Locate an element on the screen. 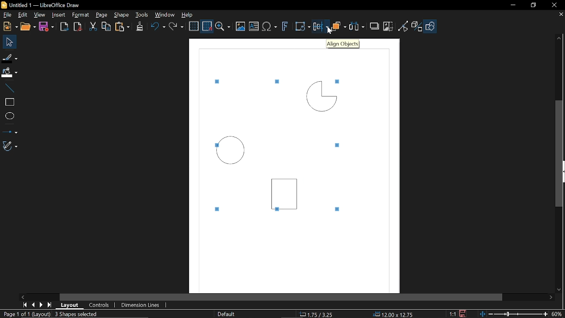 Image resolution: width=565 pixels, height=318 pixels. Vertical scrollbar is located at coordinates (559, 153).